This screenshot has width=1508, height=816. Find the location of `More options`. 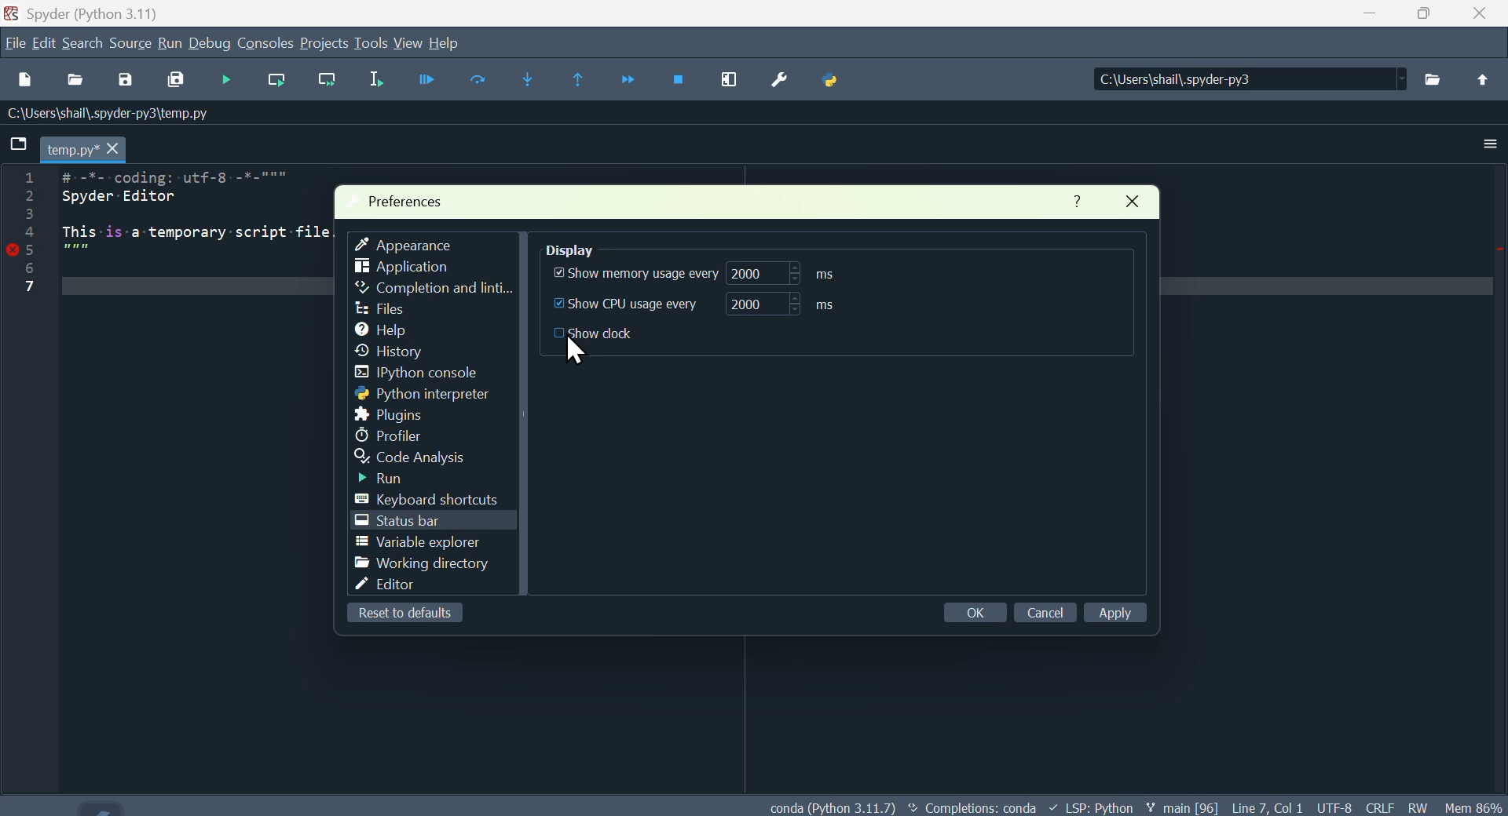

More options is located at coordinates (1493, 140).